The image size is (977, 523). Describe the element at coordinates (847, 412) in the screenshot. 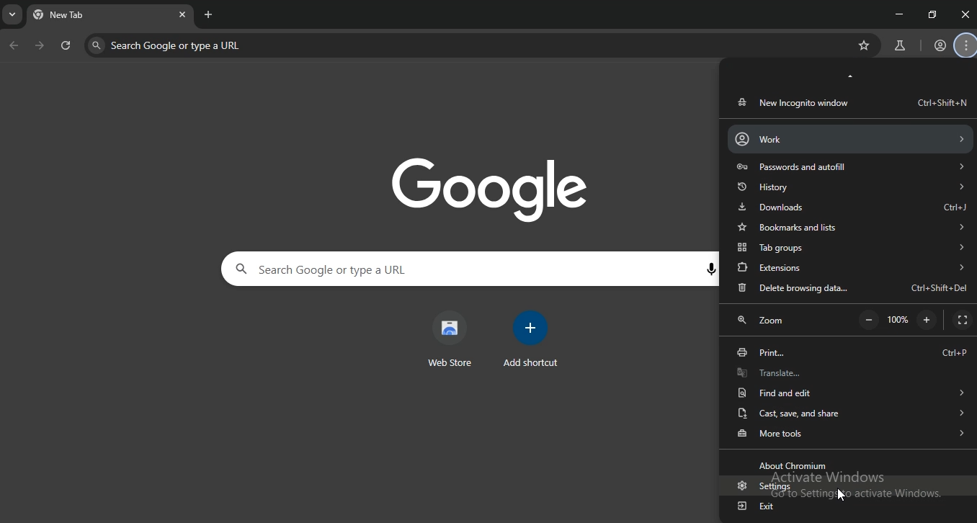

I see `cast save and share` at that location.